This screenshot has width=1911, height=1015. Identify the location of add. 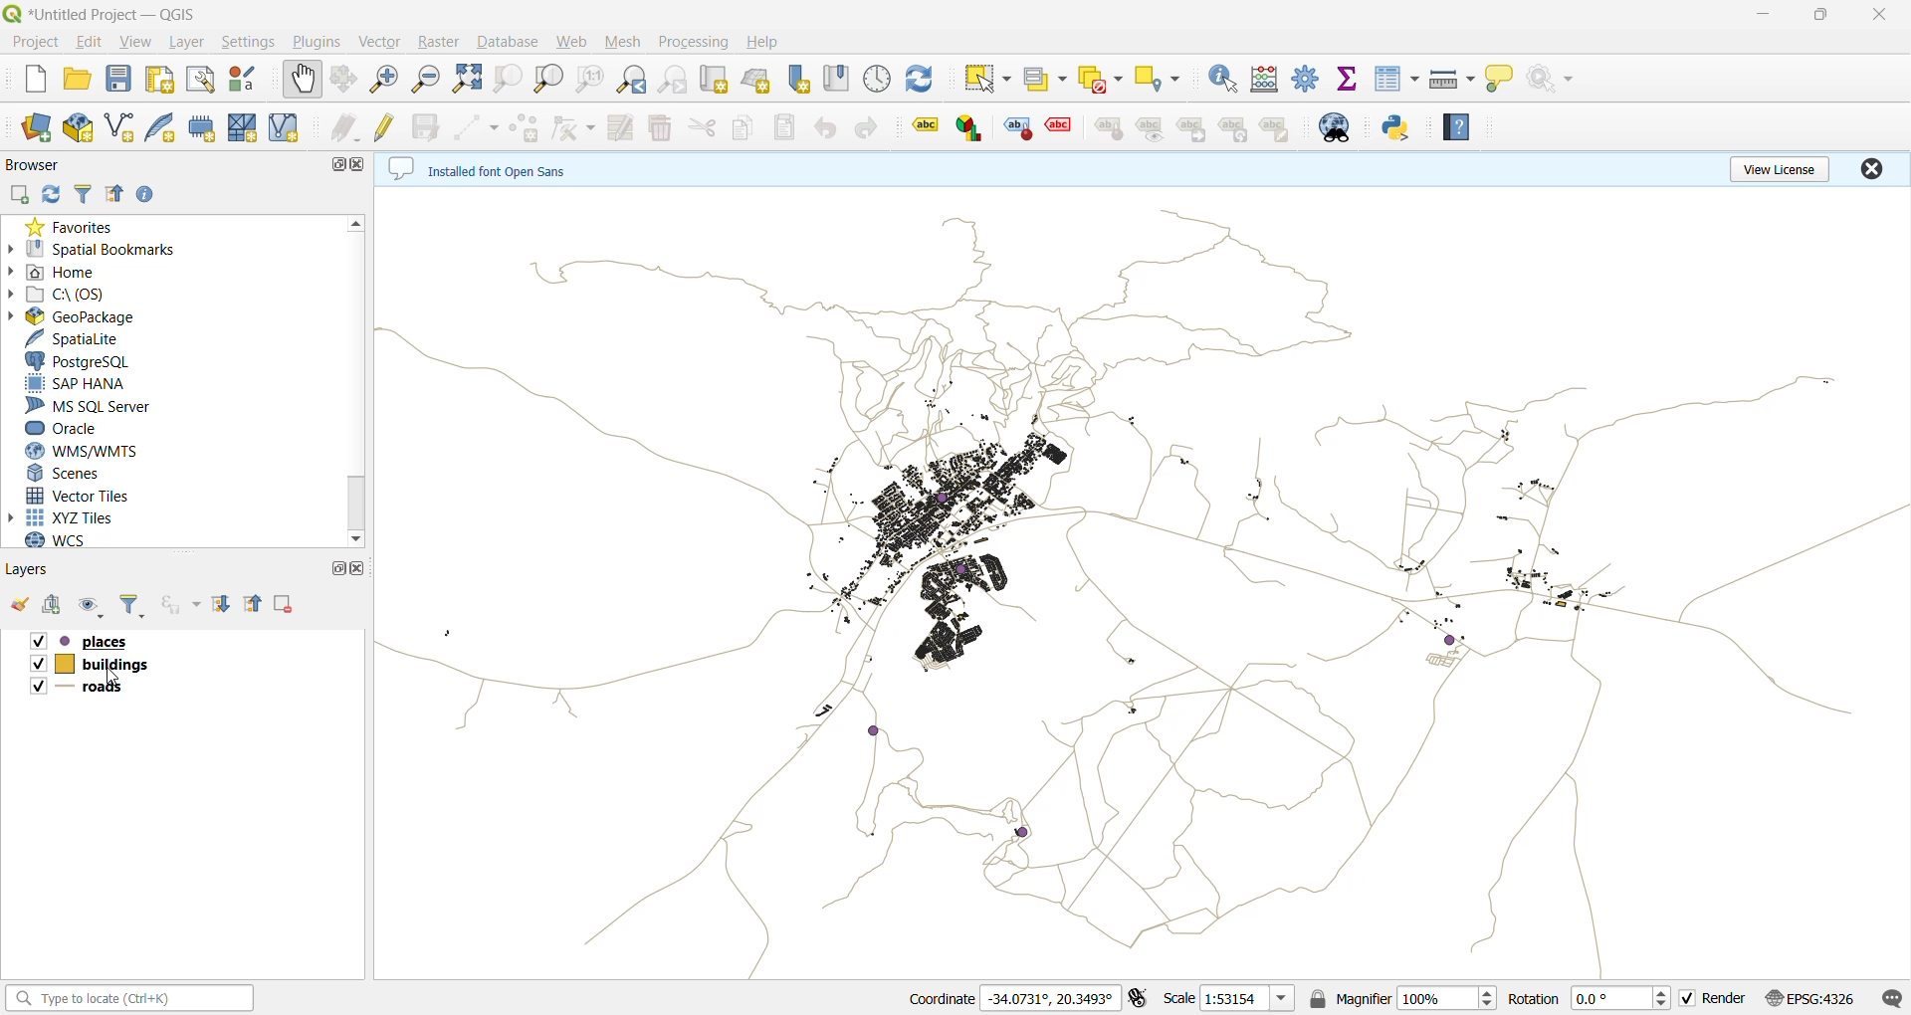
(21, 194).